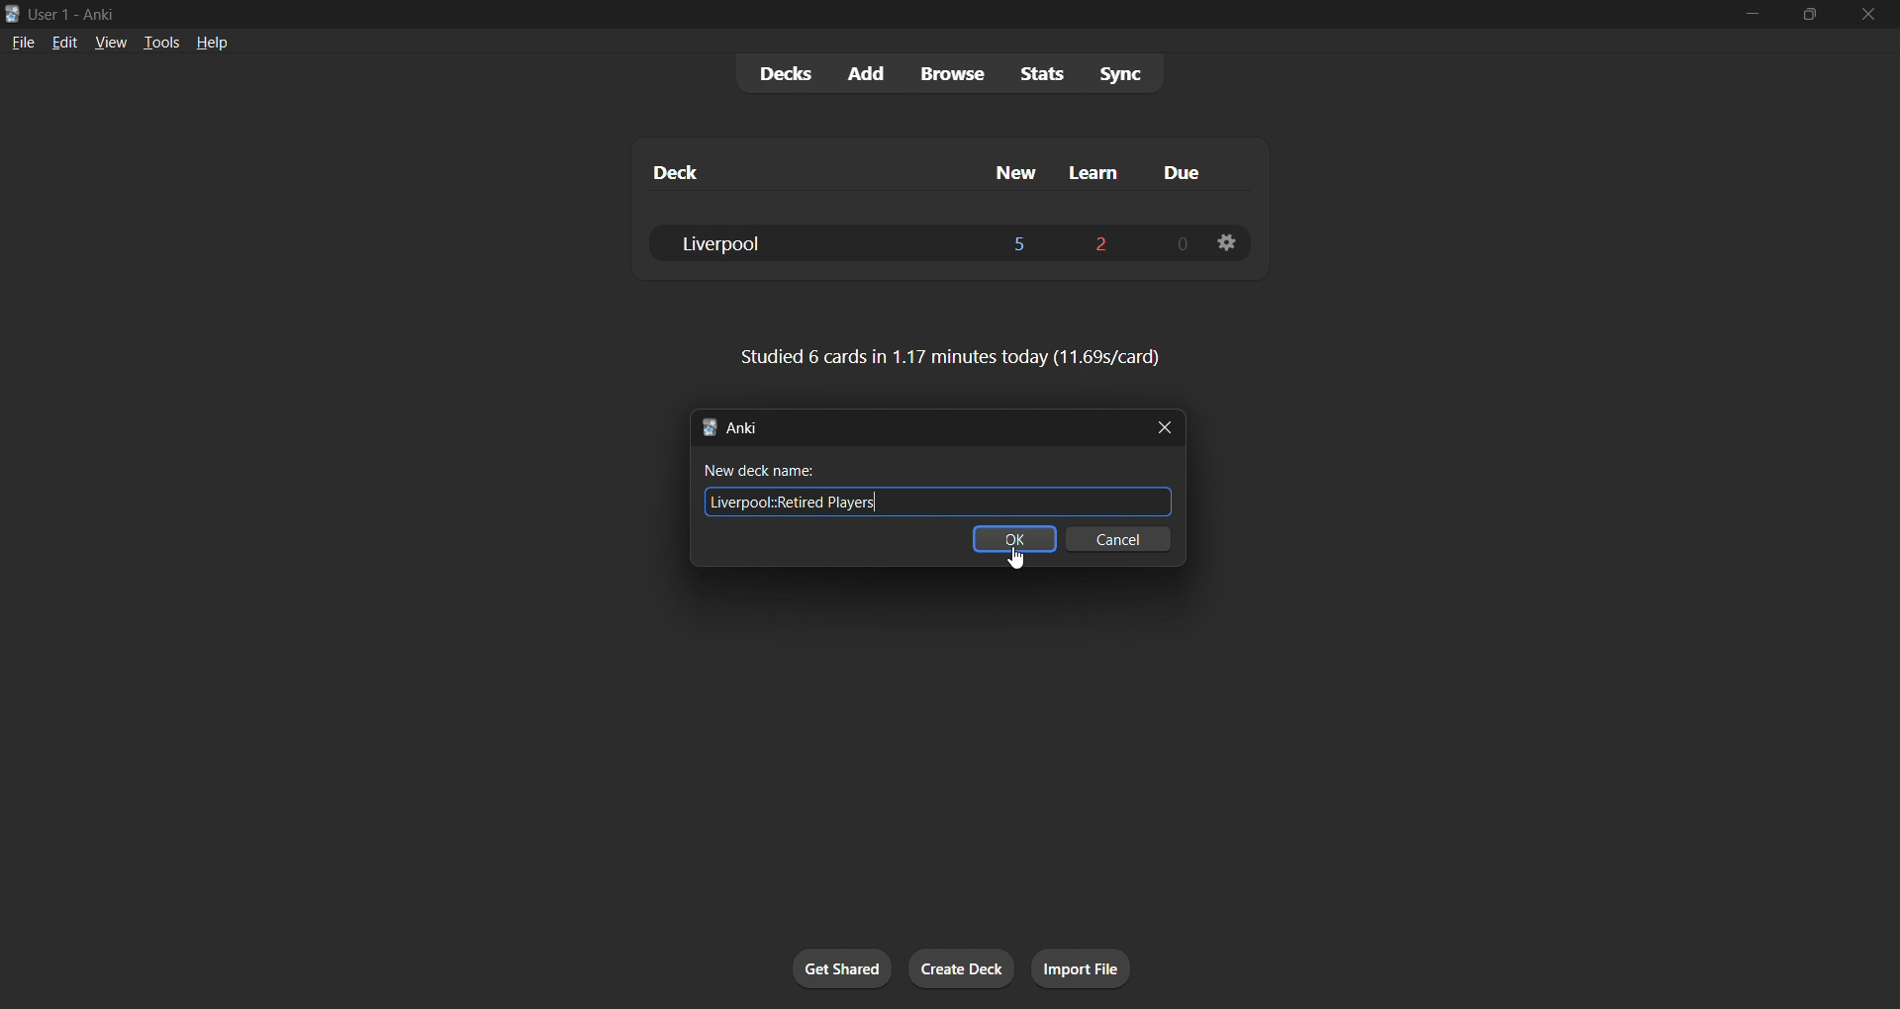 Image resolution: width=1900 pixels, height=1009 pixels. What do you see at coordinates (919, 242) in the screenshot?
I see `liverpool deck data` at bounding box center [919, 242].